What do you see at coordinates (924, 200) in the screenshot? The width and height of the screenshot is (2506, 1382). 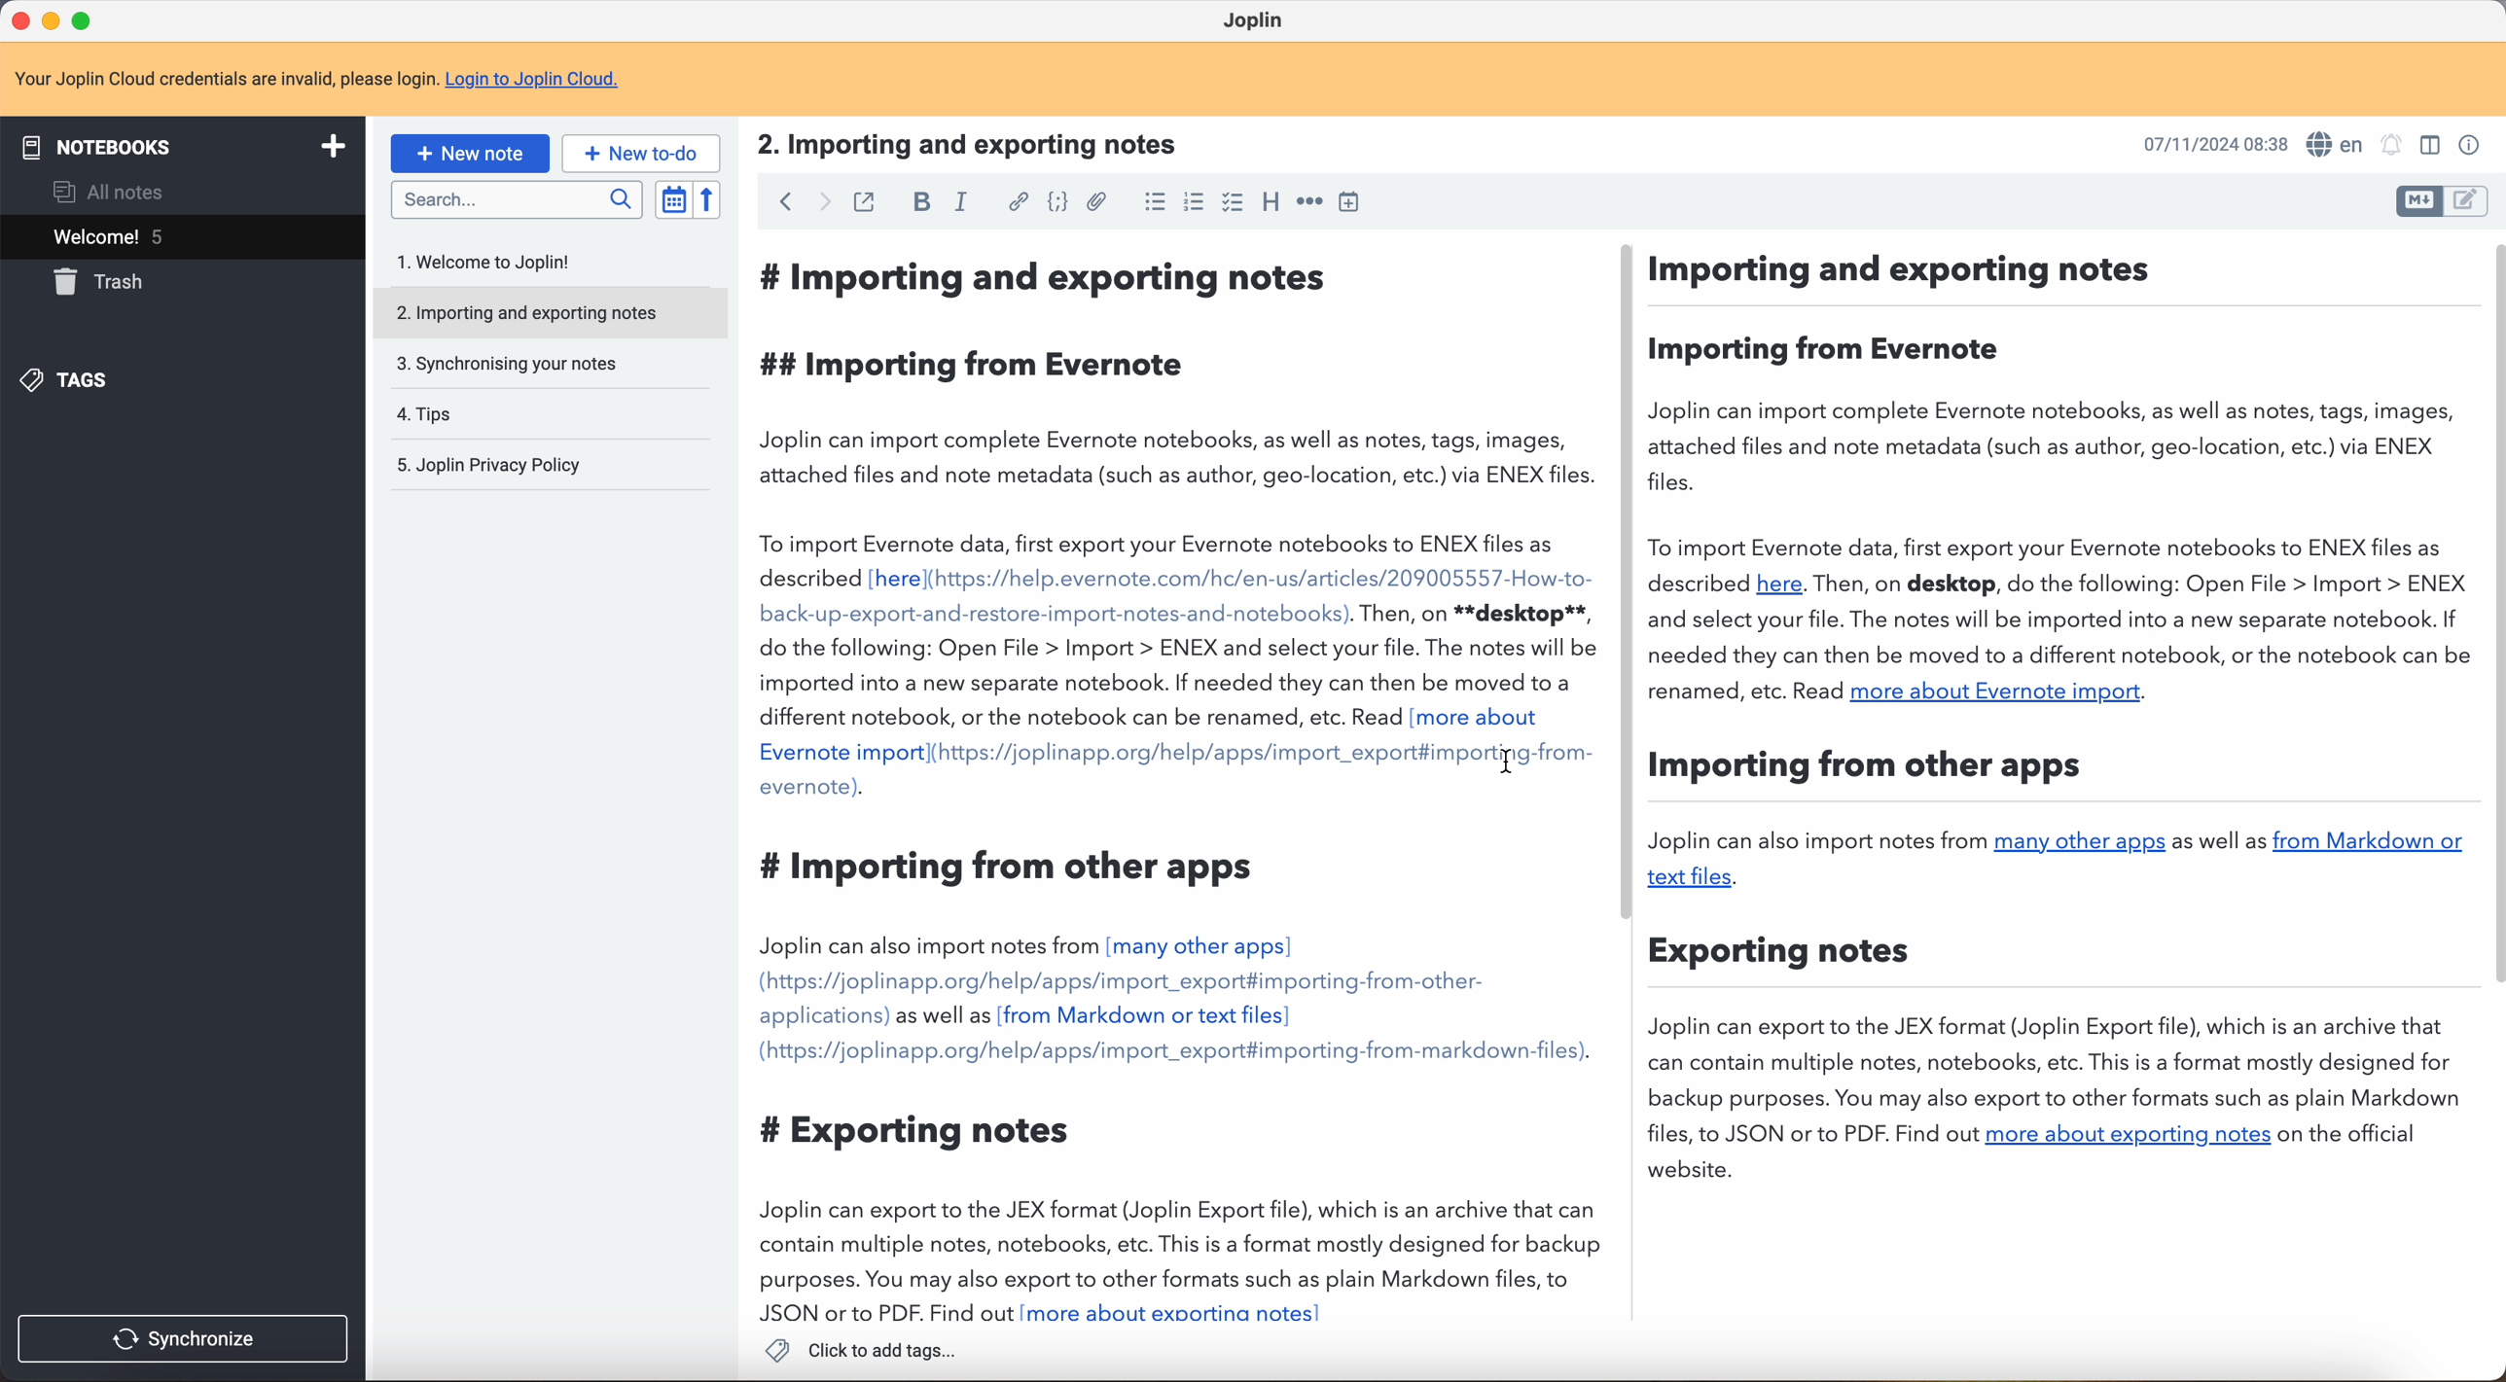 I see `bold` at bounding box center [924, 200].